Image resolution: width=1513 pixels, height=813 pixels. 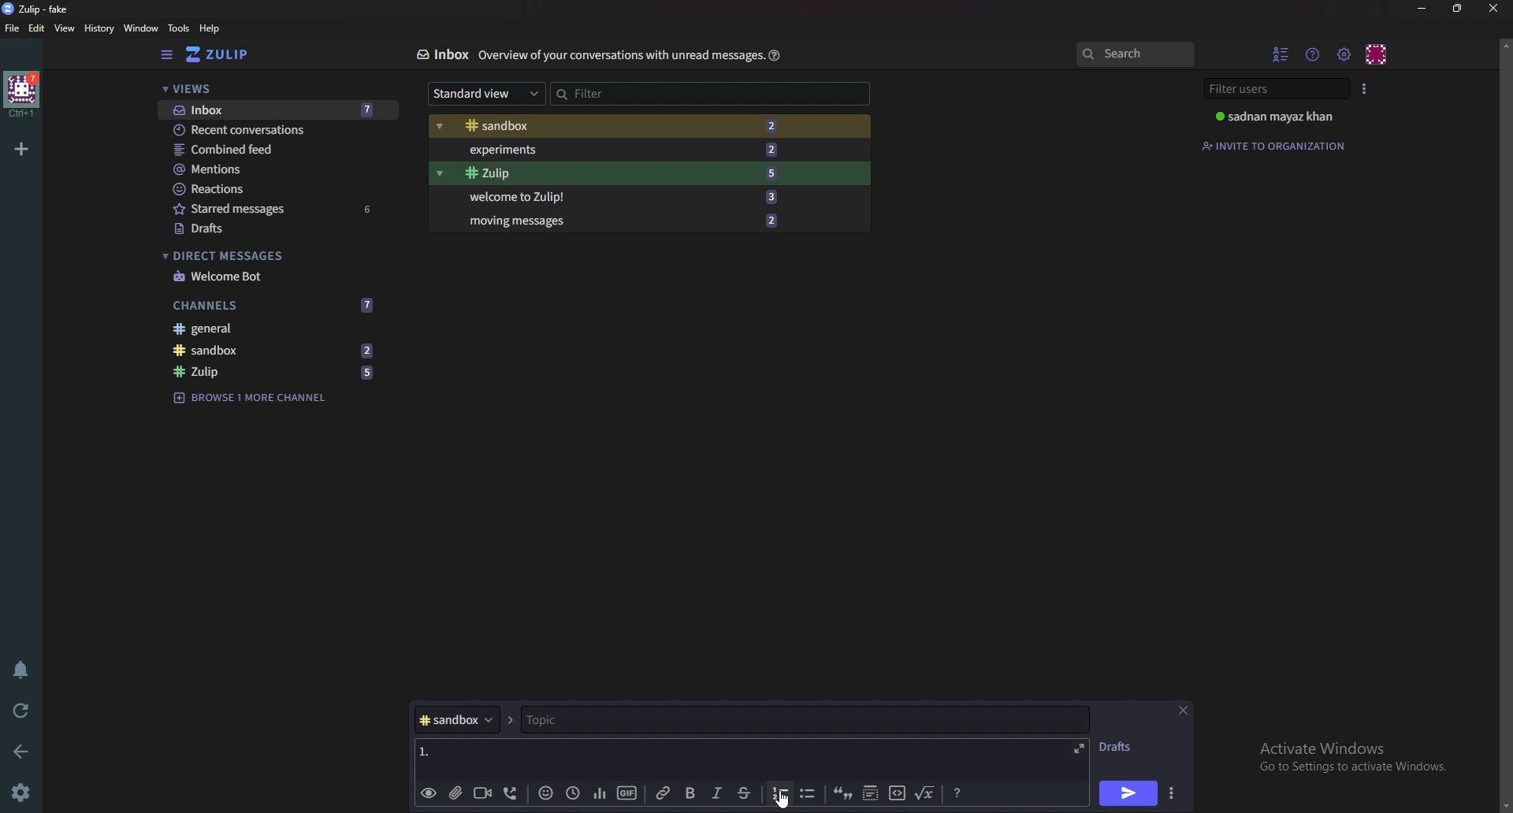 I want to click on bold, so click(x=689, y=793).